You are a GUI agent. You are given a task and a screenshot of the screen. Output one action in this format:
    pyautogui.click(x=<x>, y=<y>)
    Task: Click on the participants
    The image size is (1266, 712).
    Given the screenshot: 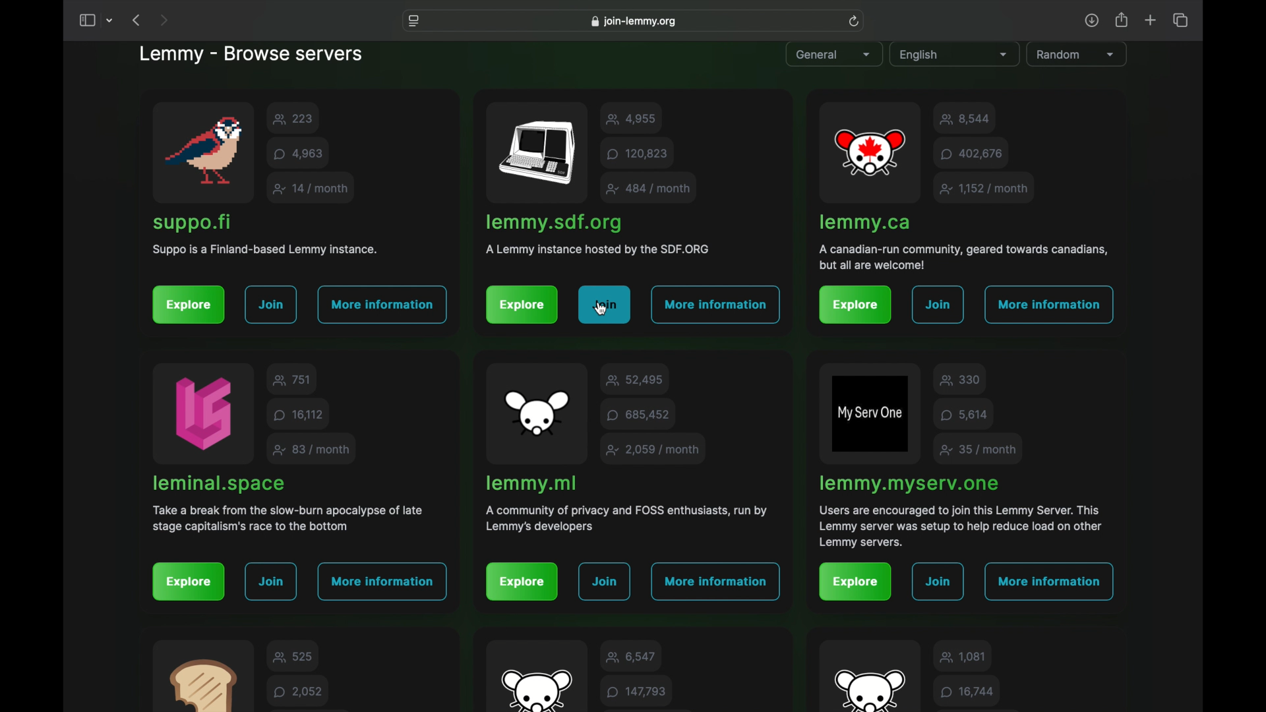 What is the action you would take?
    pyautogui.click(x=966, y=119)
    